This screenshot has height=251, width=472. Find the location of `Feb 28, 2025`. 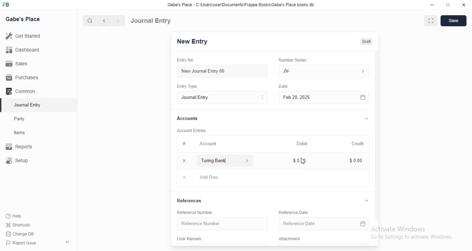

Feb 28, 2025 is located at coordinates (317, 97).